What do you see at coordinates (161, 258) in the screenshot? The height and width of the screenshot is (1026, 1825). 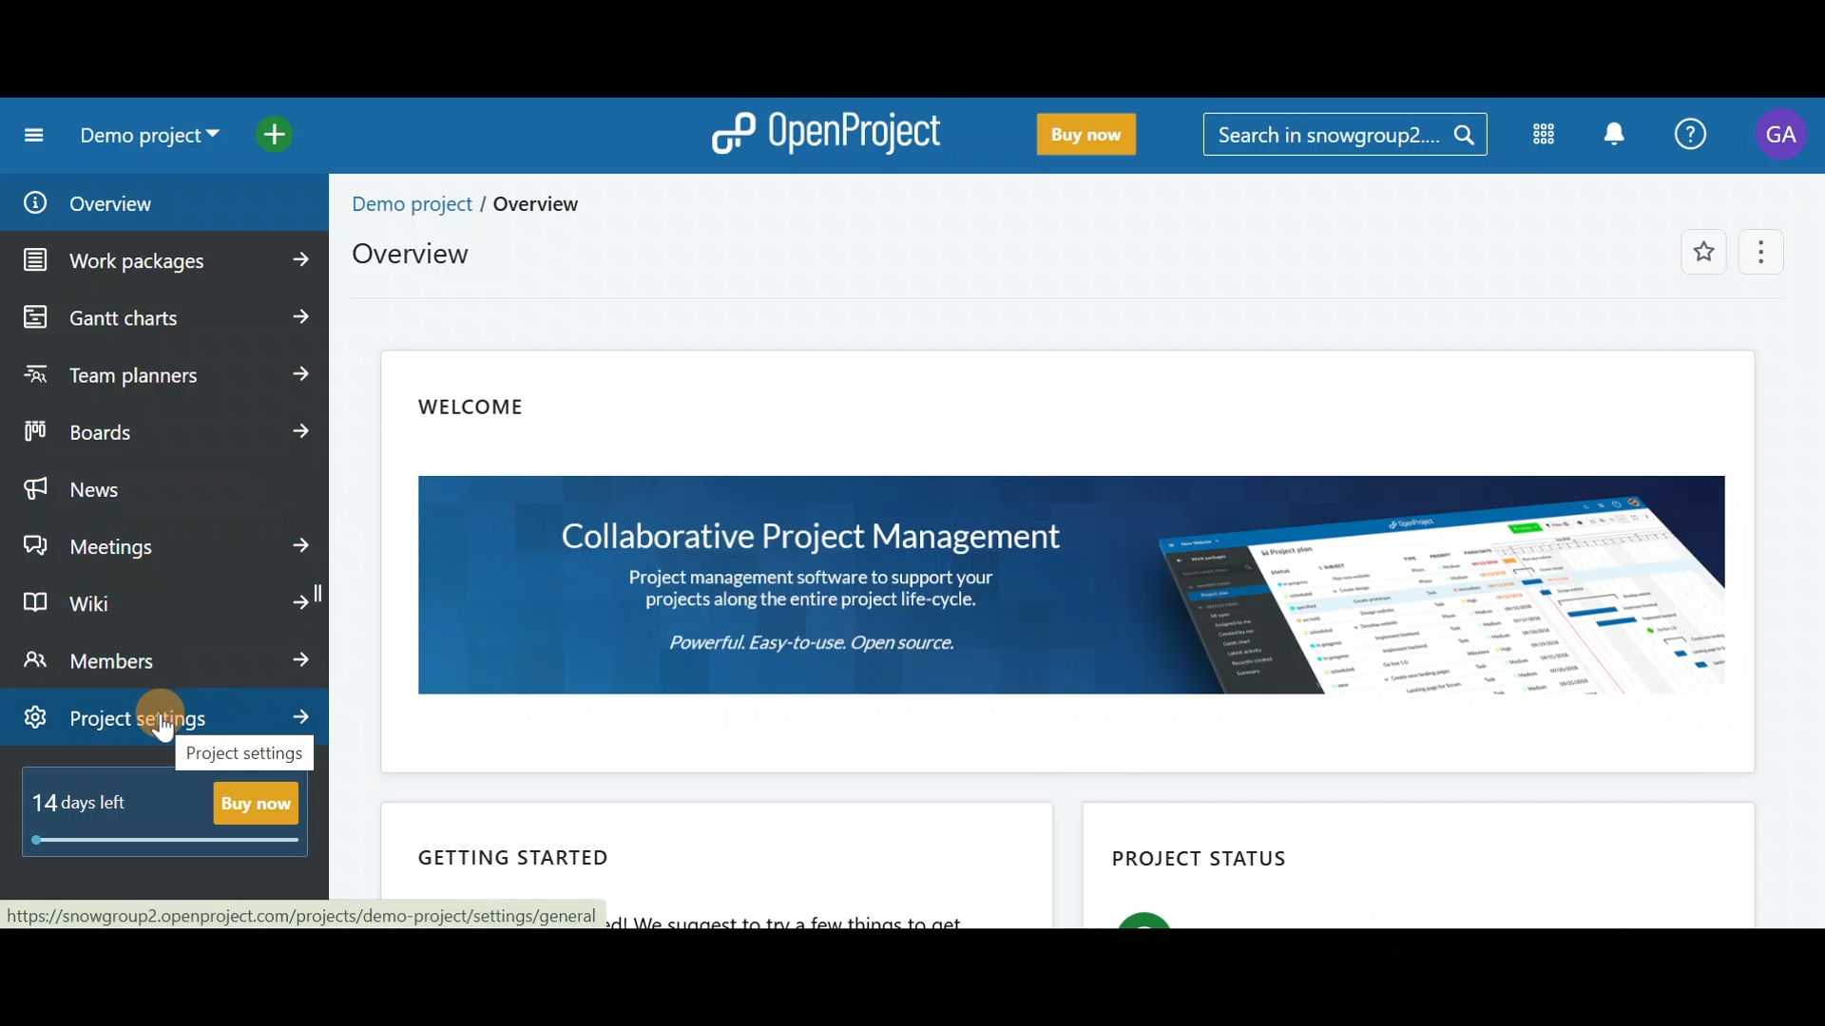 I see `Work packages` at bounding box center [161, 258].